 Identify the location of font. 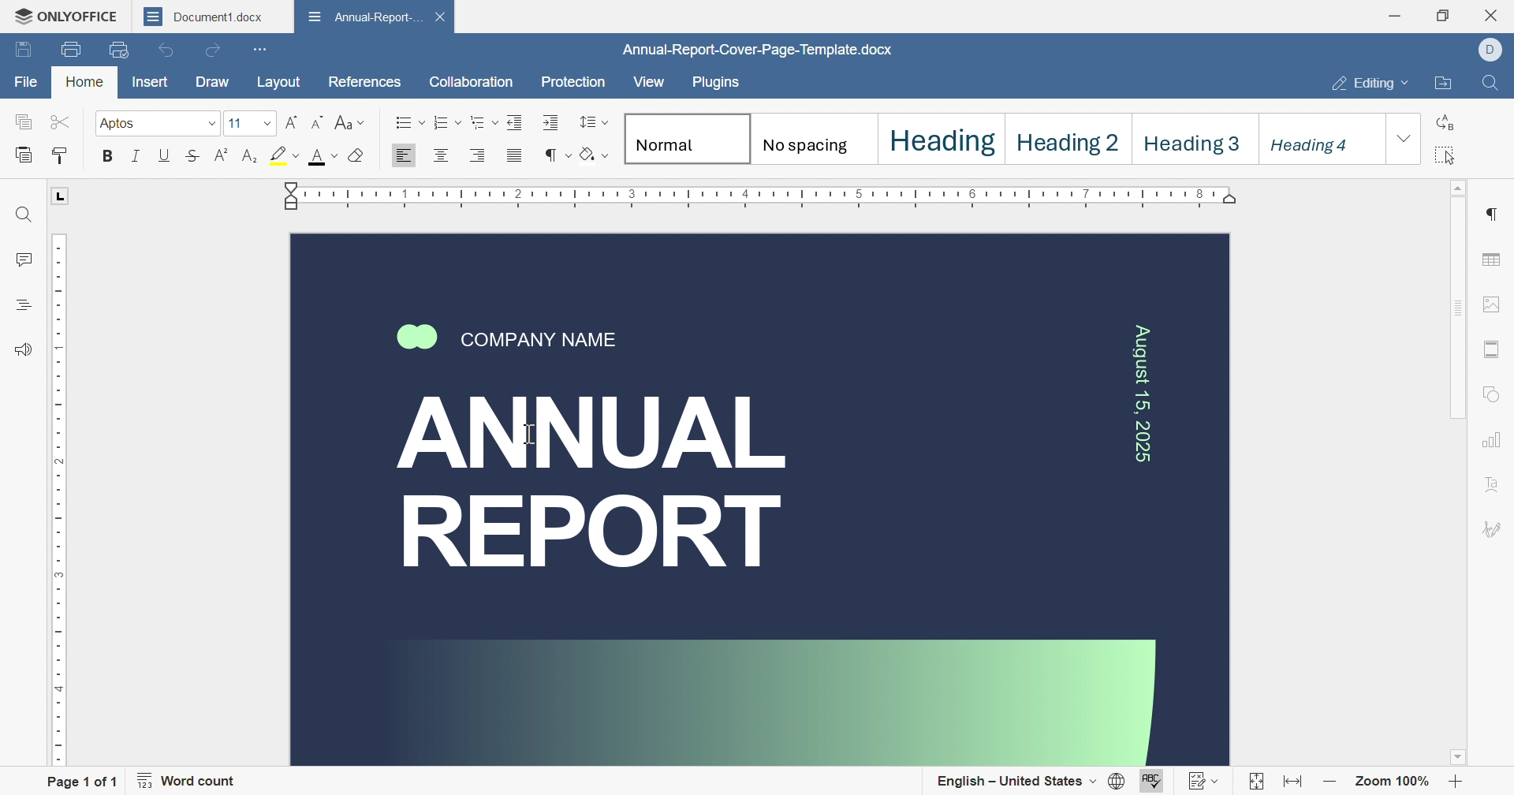
(324, 156).